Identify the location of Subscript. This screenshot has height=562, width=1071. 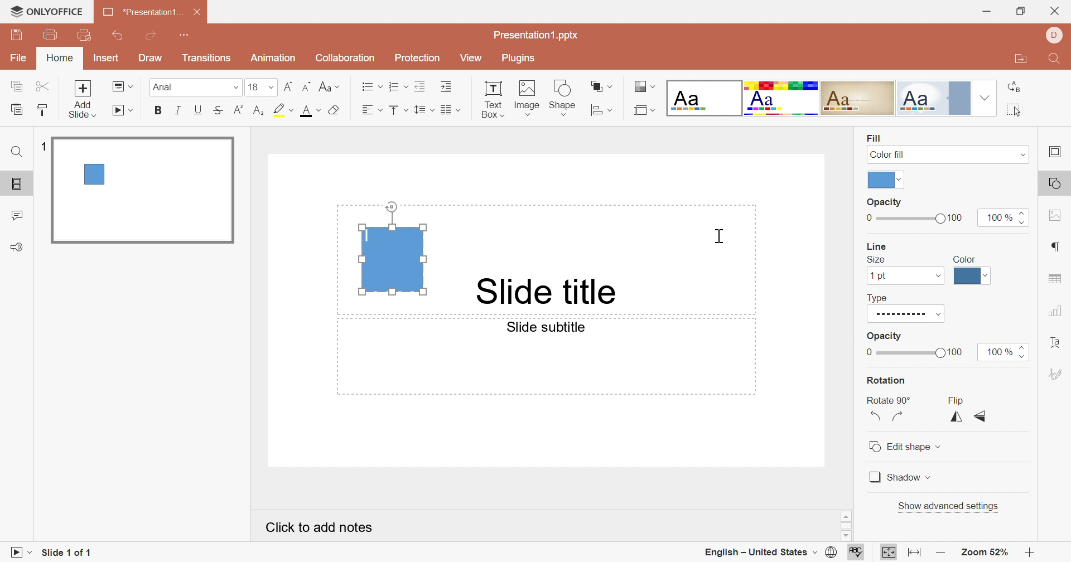
(257, 112).